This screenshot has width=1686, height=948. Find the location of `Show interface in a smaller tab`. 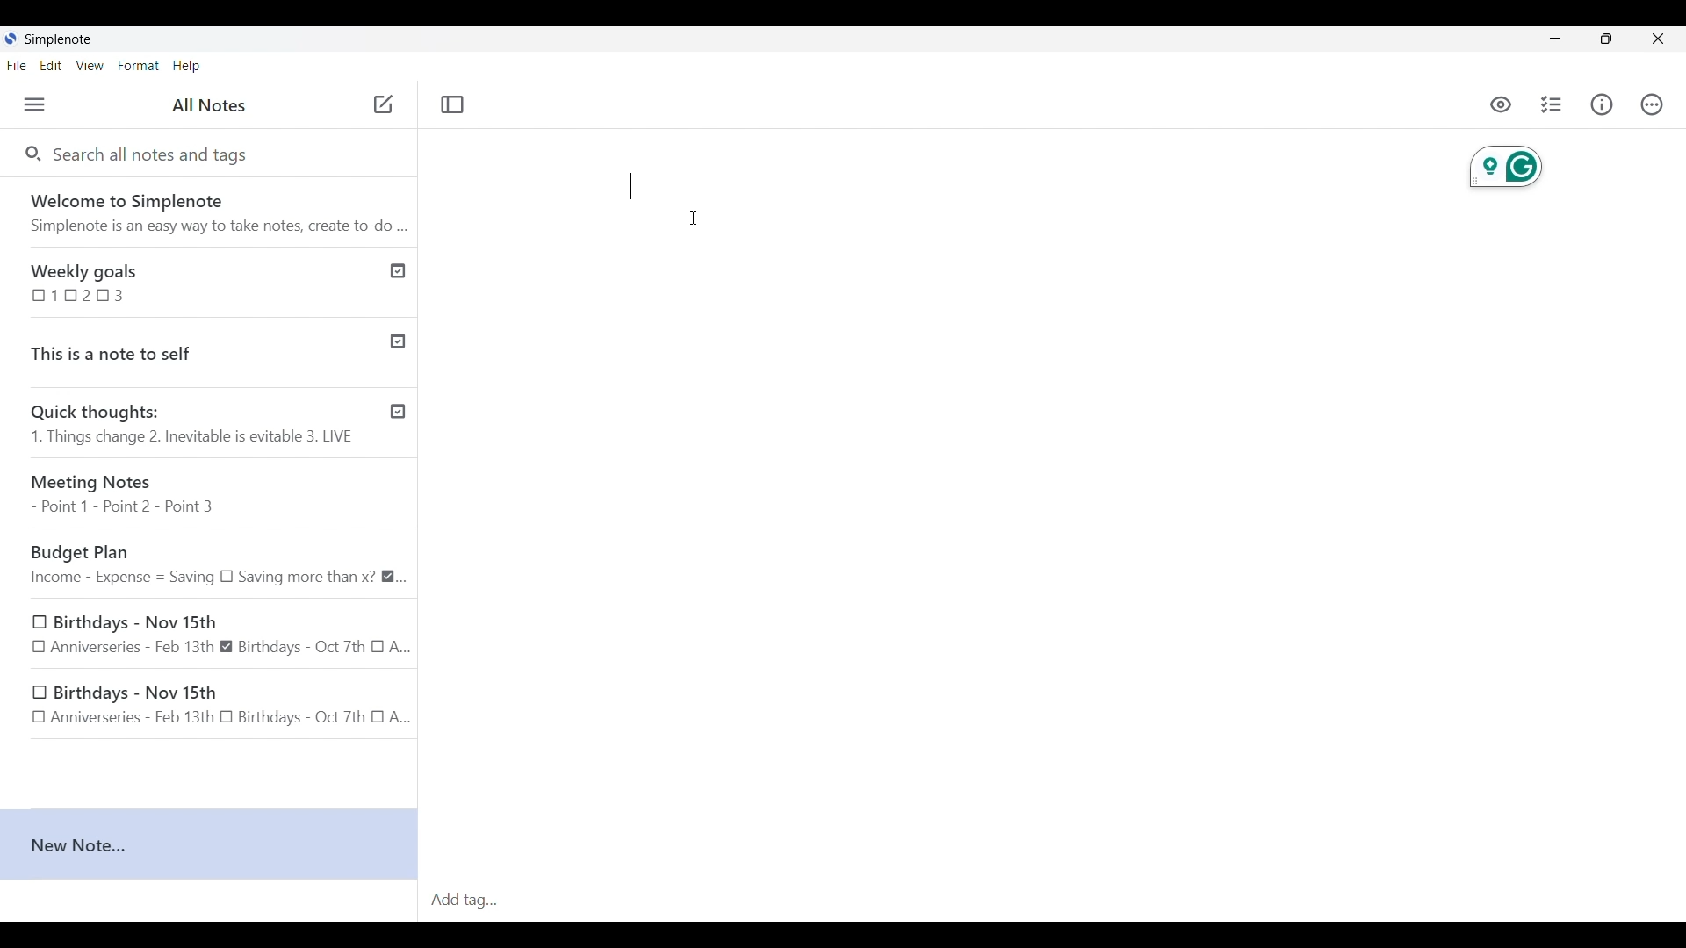

Show interface in a smaller tab is located at coordinates (1607, 39).